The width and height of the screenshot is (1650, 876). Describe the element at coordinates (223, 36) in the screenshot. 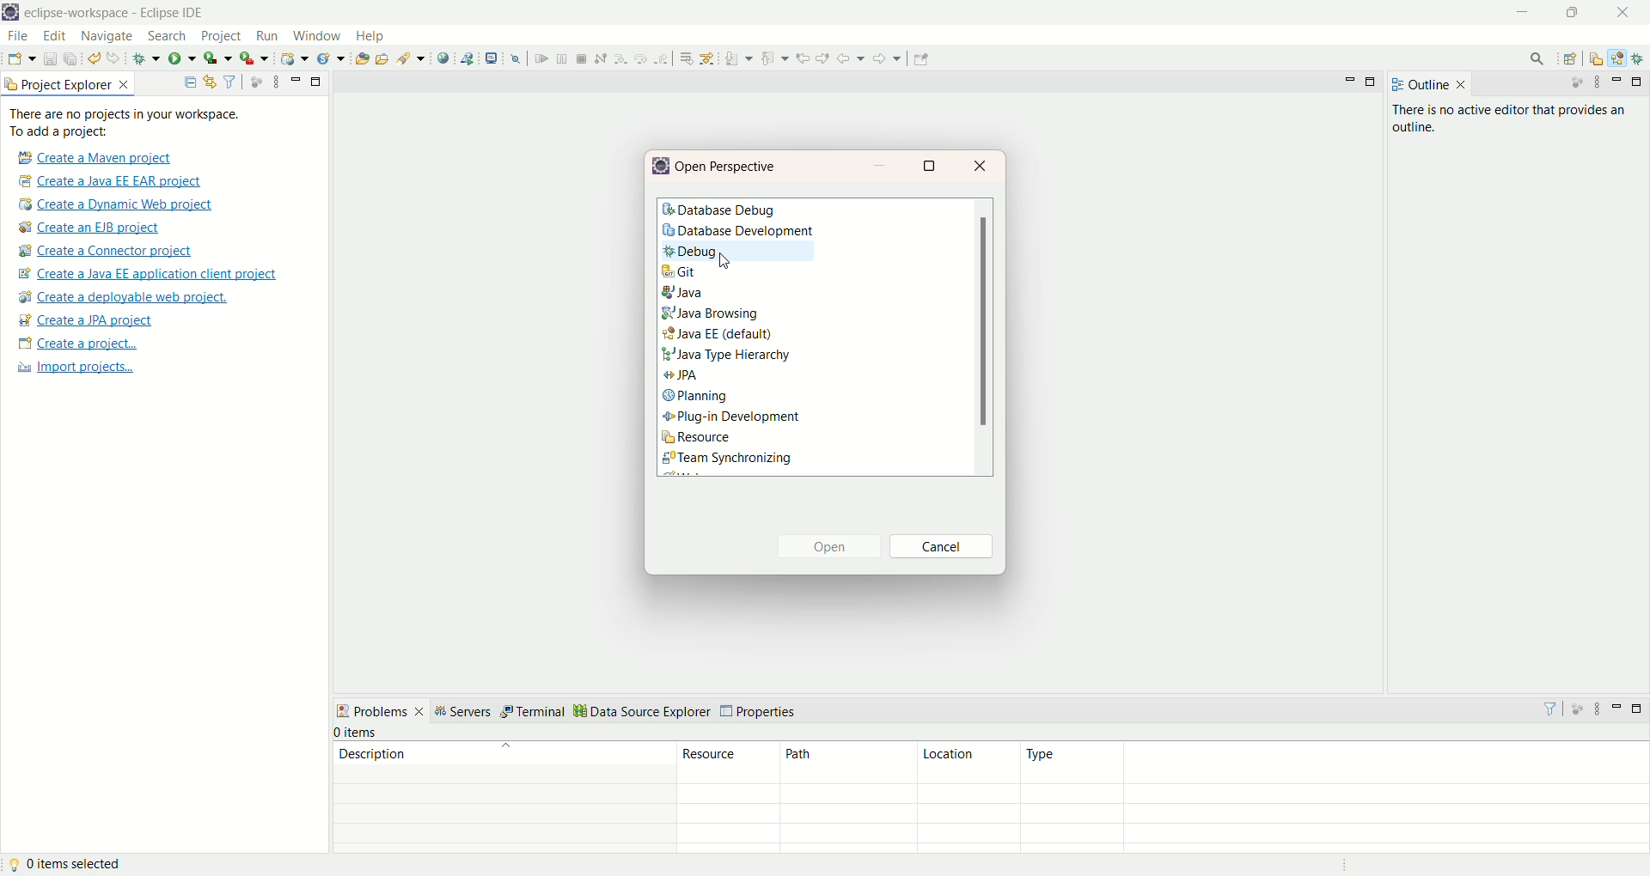

I see `project` at that location.